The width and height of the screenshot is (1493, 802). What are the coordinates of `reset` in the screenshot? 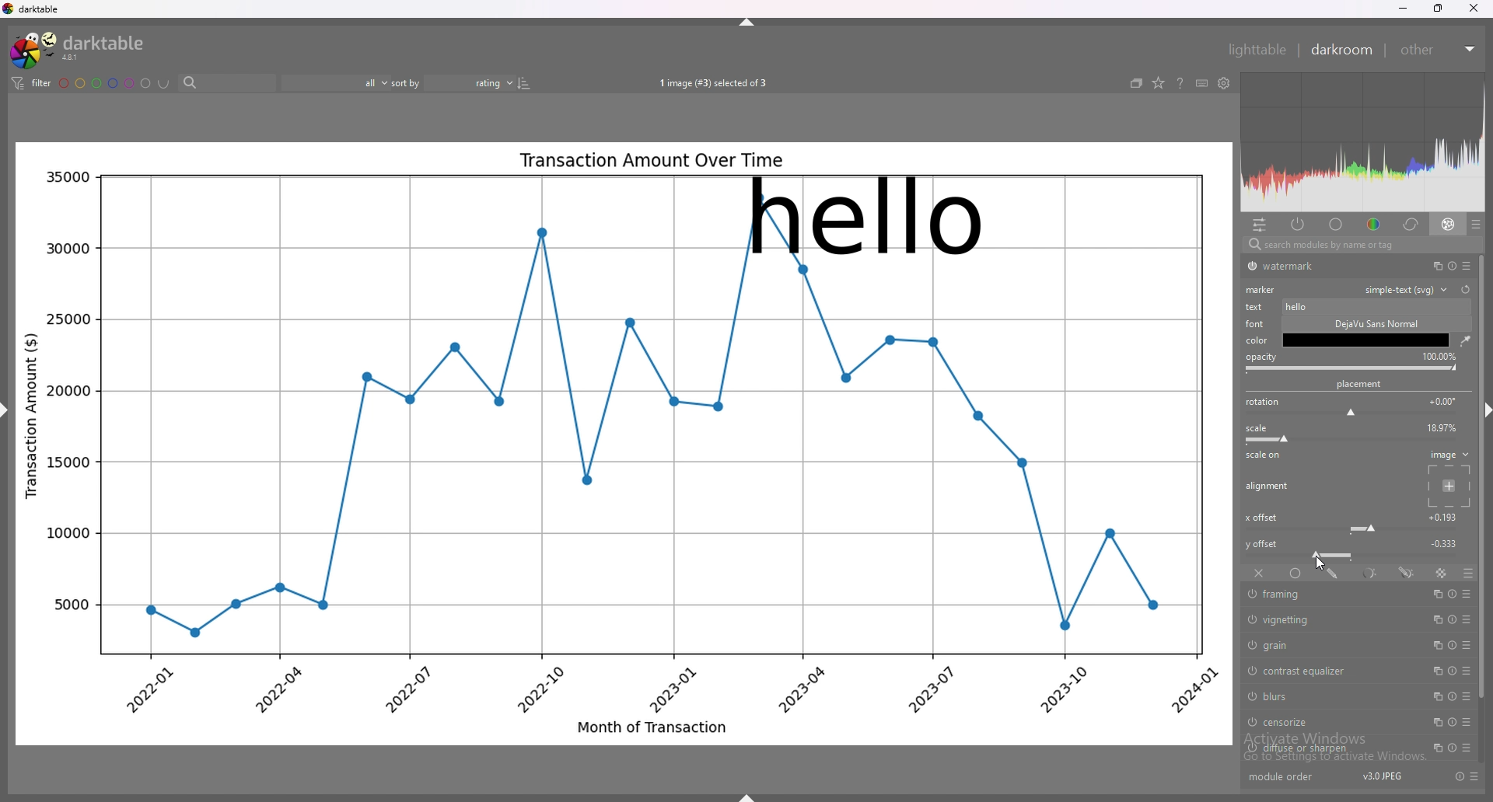 It's located at (1451, 697).